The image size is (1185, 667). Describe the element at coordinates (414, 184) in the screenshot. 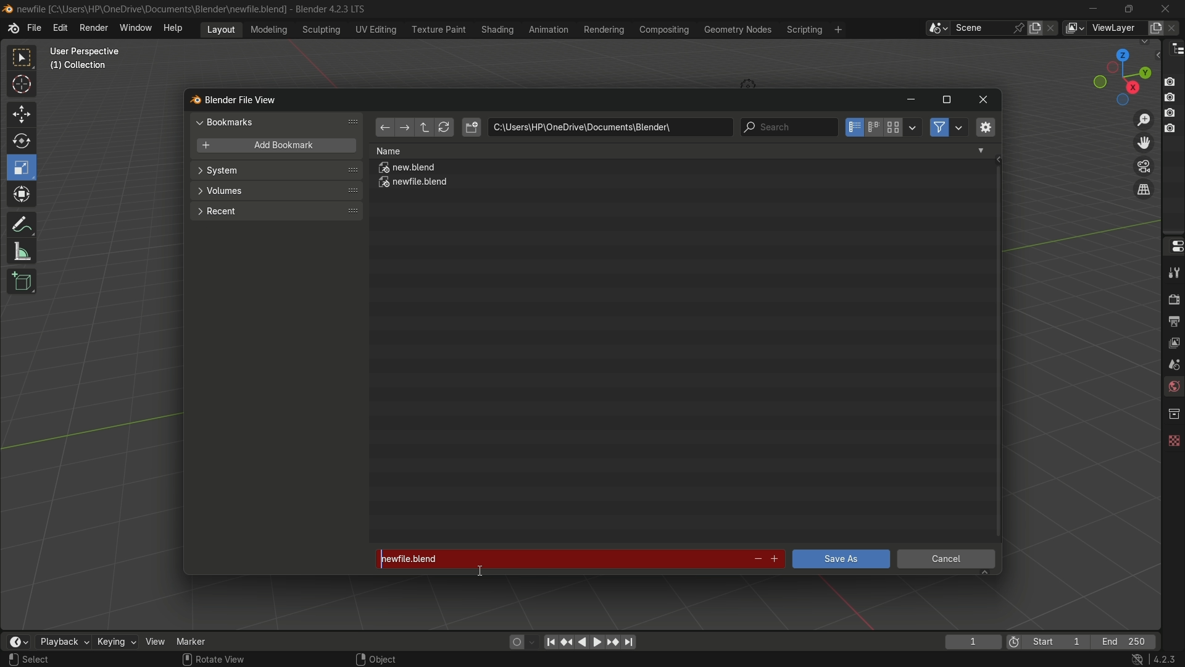

I see `newfile.blend file` at that location.